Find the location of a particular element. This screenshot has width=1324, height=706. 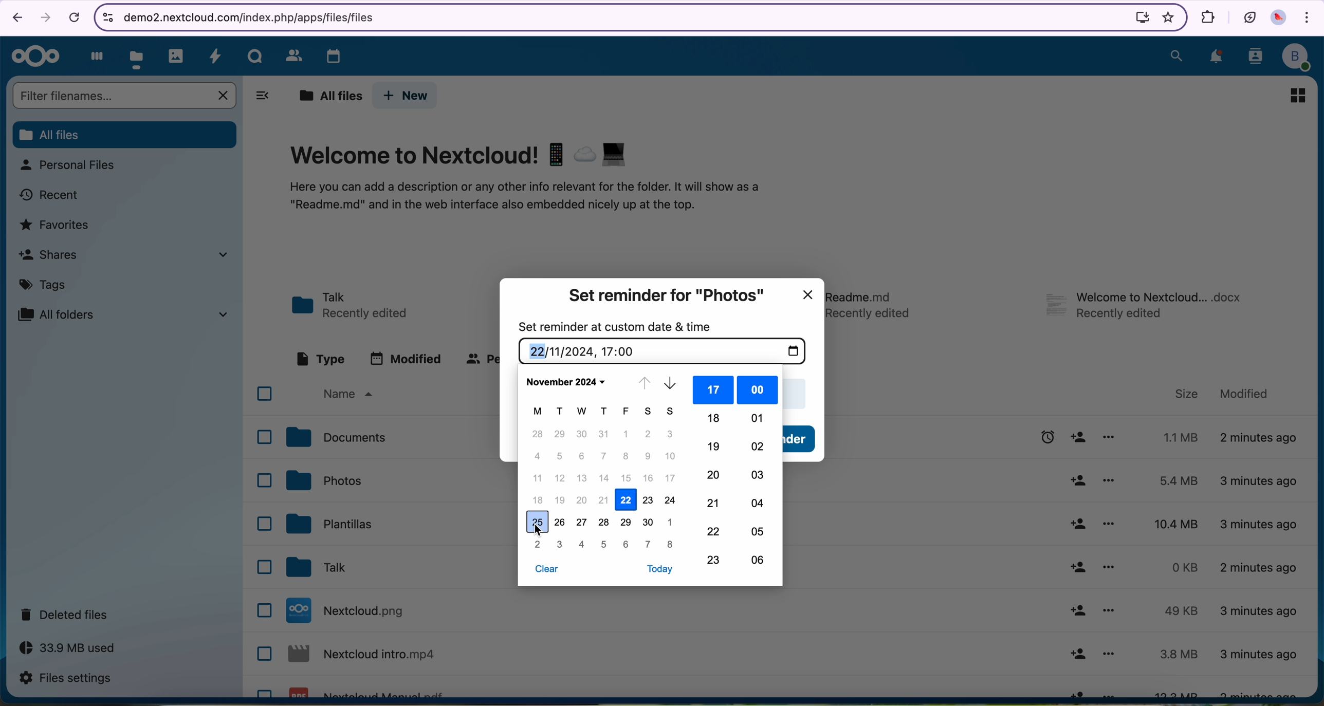

people is located at coordinates (479, 360).